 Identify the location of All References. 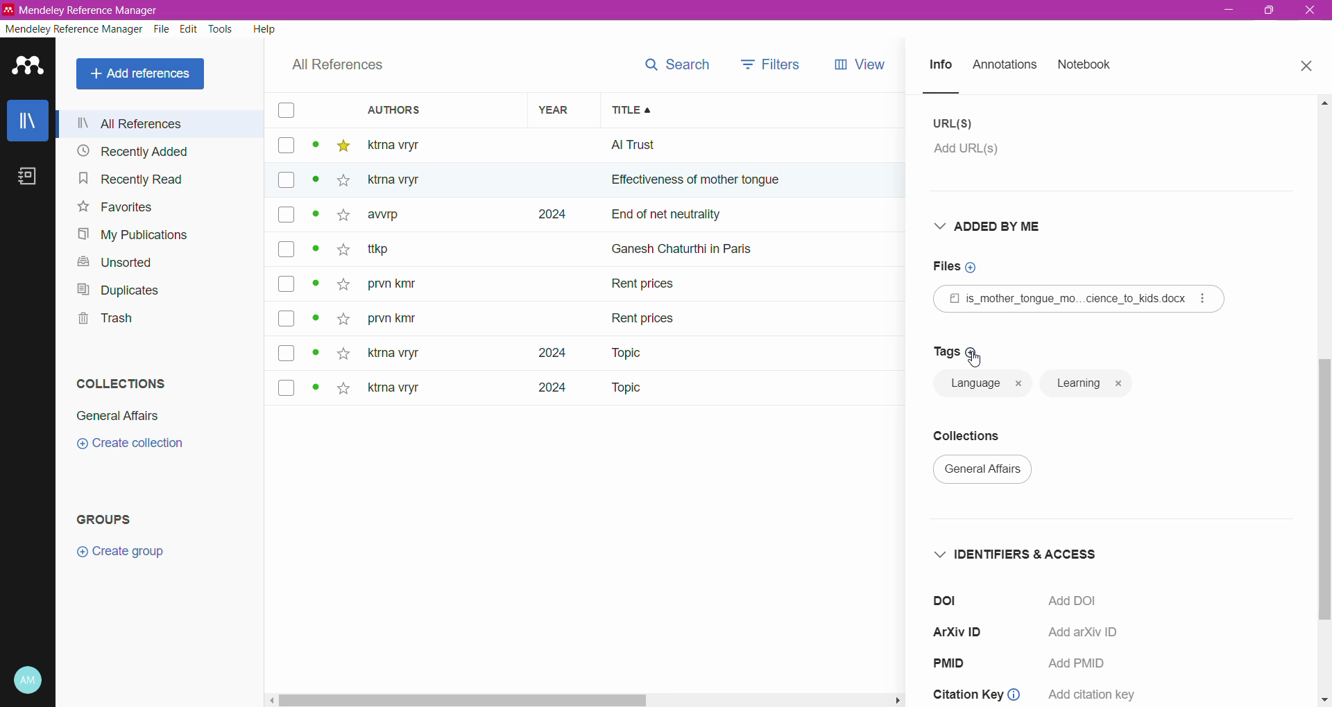
(161, 123).